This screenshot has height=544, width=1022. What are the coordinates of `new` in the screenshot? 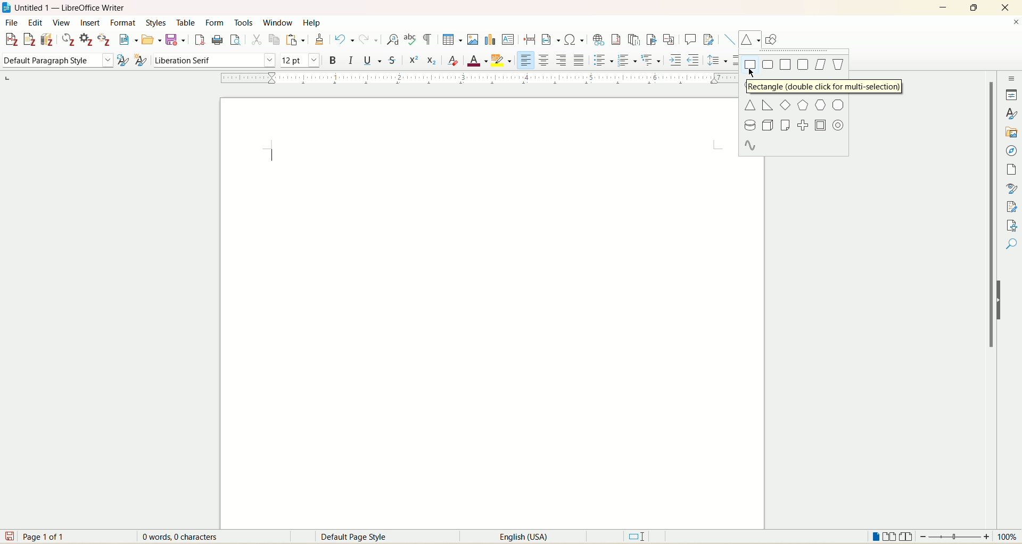 It's located at (128, 39).